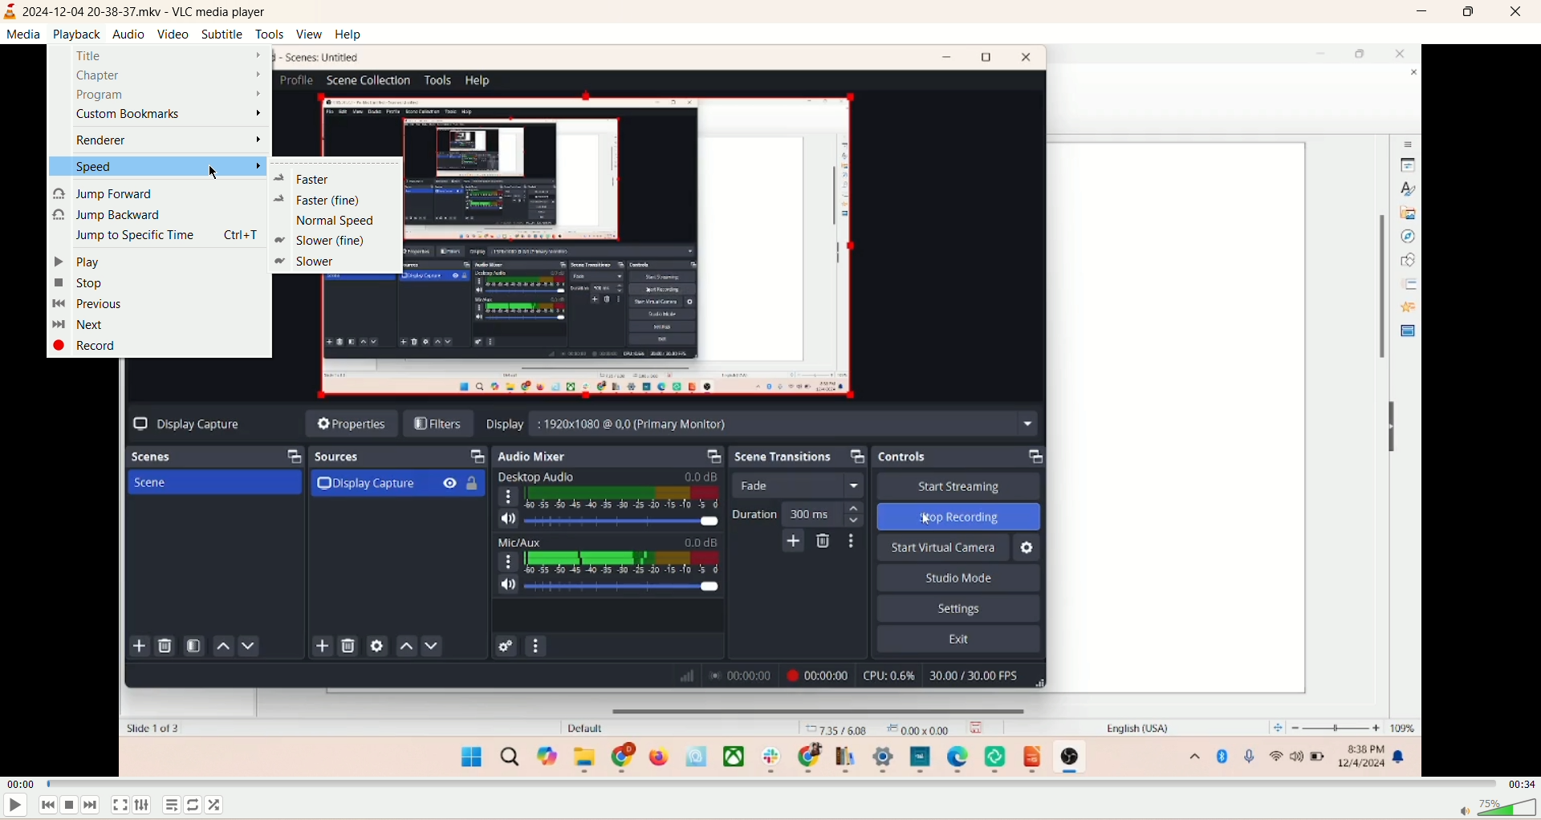 The height and width of the screenshot is (820, 1541). What do you see at coordinates (21, 783) in the screenshot?
I see `played time` at bounding box center [21, 783].